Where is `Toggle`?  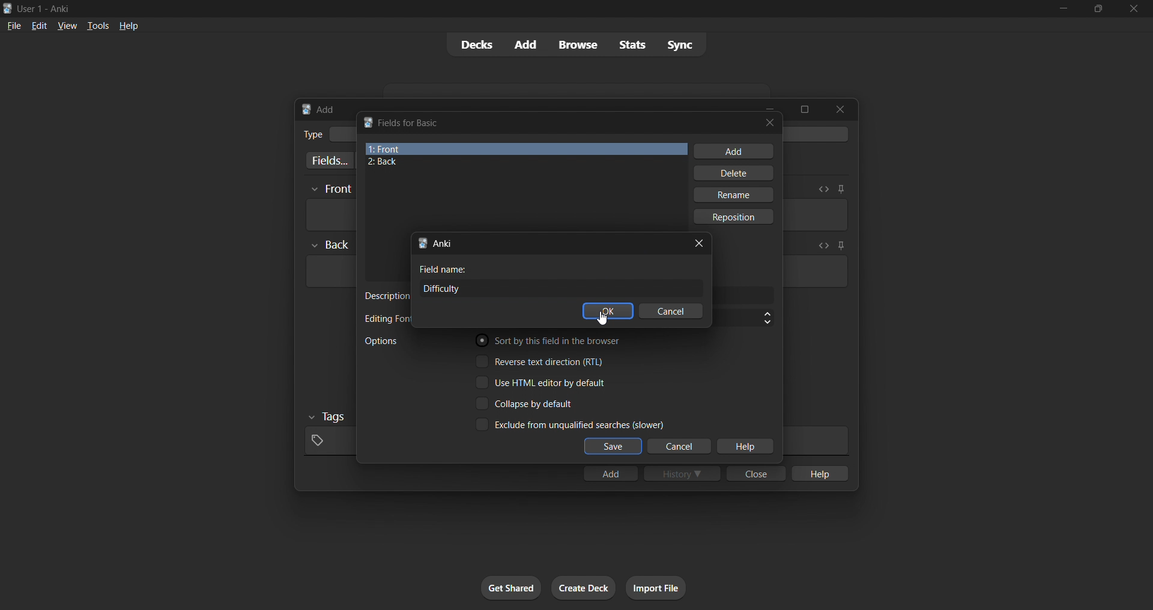 Toggle is located at coordinates (552, 340).